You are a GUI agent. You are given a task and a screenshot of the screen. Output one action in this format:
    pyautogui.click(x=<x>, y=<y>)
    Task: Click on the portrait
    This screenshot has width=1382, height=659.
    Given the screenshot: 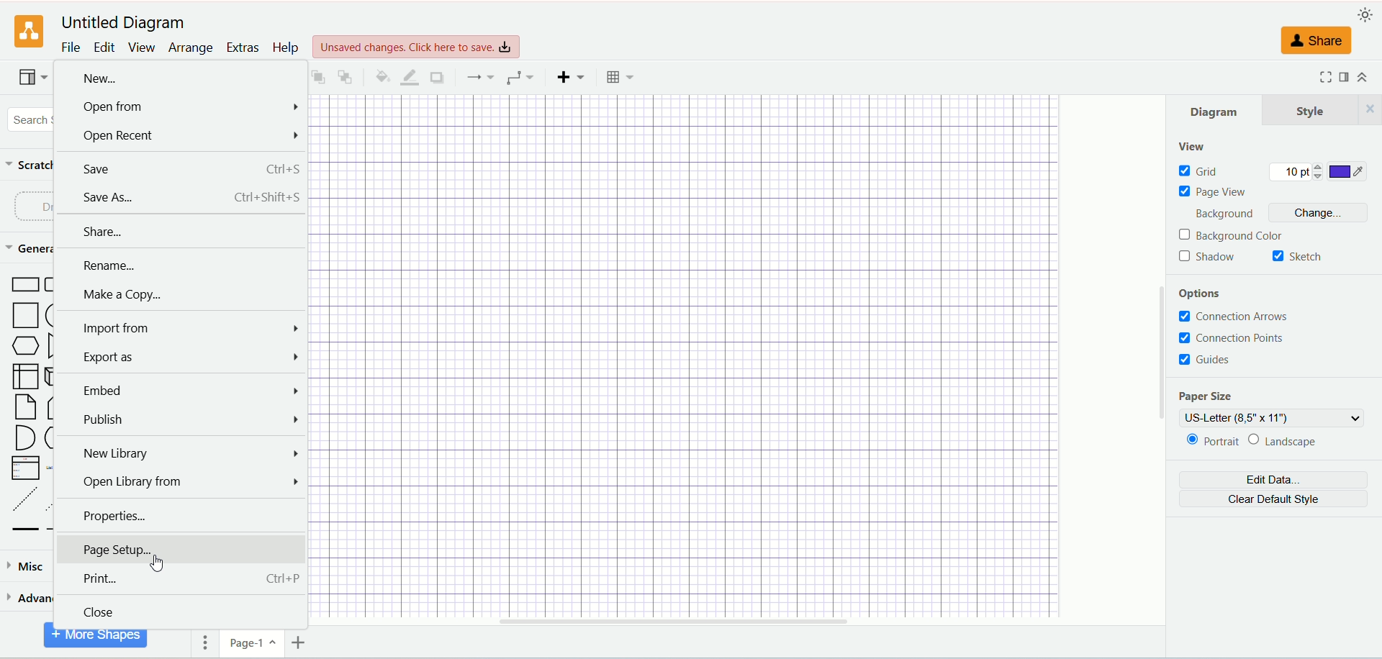 What is the action you would take?
    pyautogui.click(x=1212, y=442)
    